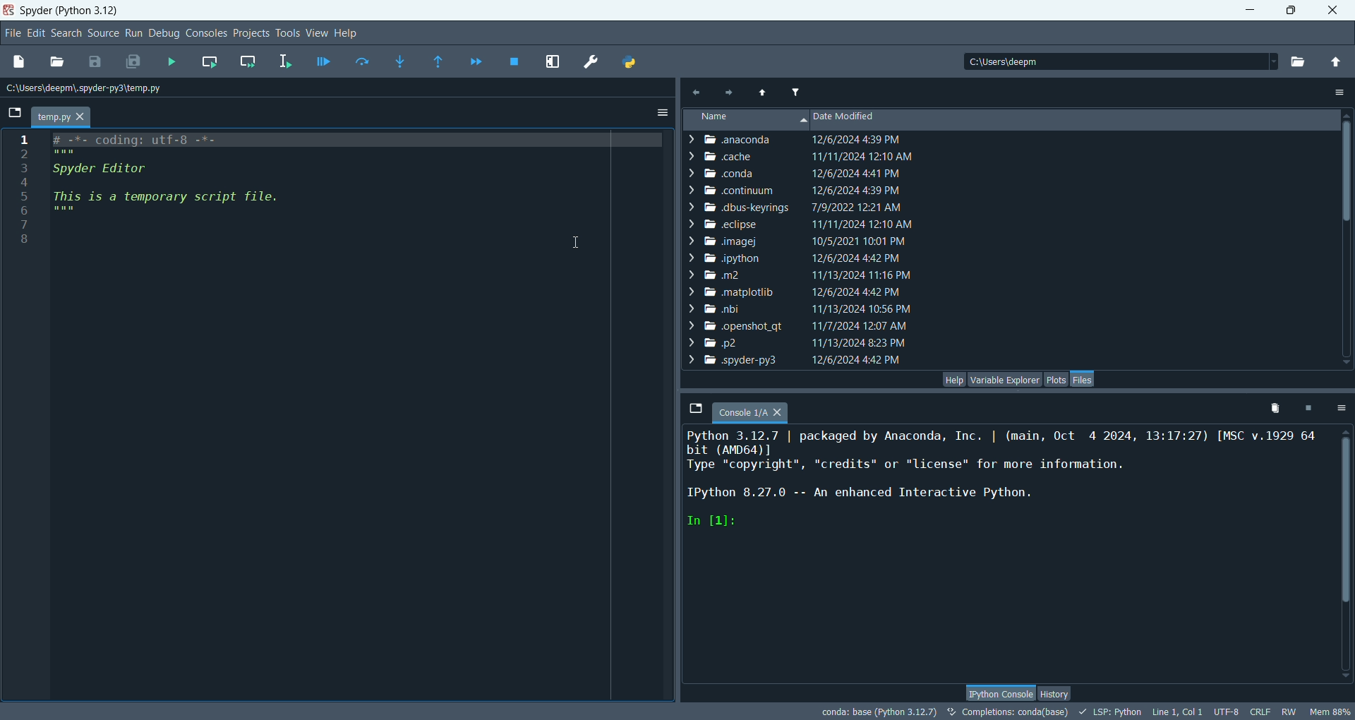 Image resolution: width=1355 pixels, height=720 pixels. What do you see at coordinates (67, 34) in the screenshot?
I see `search` at bounding box center [67, 34].